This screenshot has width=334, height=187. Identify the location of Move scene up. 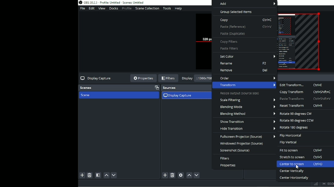
(106, 175).